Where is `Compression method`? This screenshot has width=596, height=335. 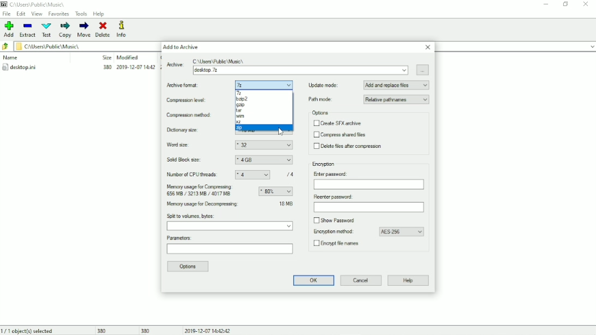 Compression method is located at coordinates (193, 116).